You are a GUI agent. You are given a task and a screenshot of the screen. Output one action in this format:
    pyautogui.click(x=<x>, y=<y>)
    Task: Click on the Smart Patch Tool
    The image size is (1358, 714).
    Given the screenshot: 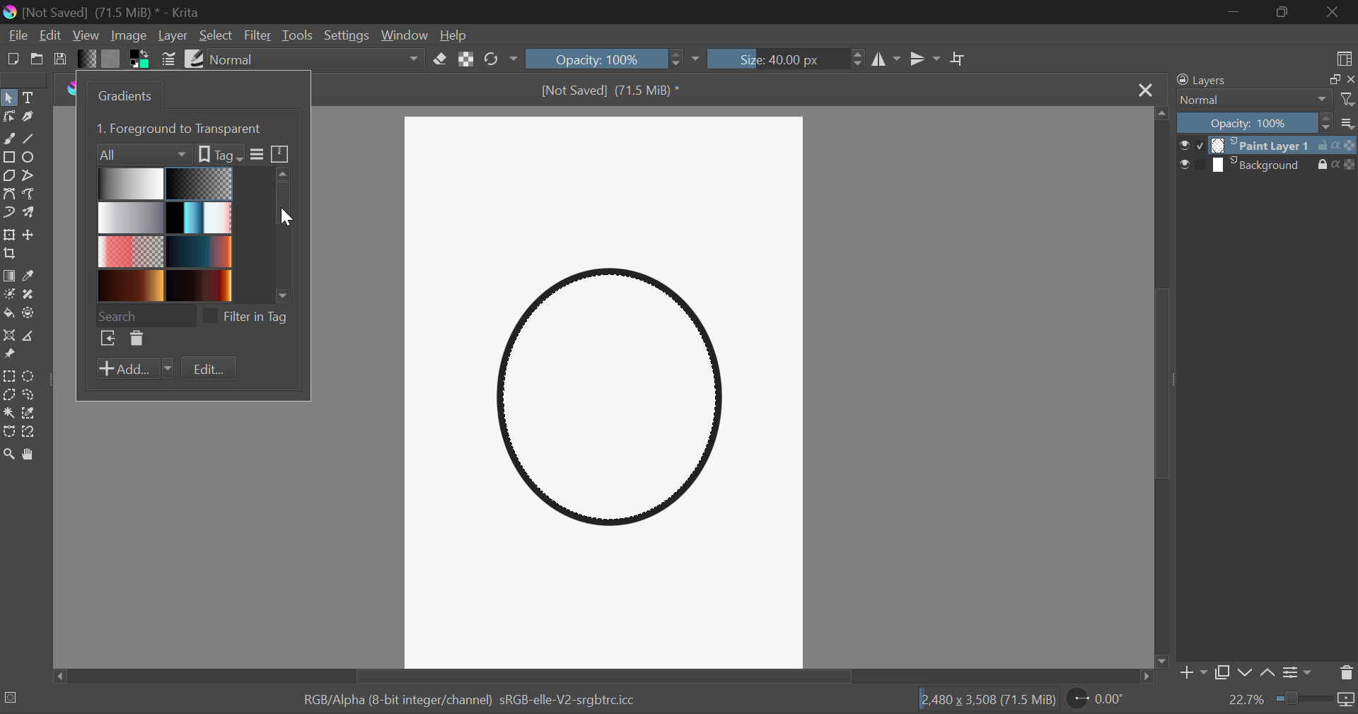 What is the action you would take?
    pyautogui.click(x=32, y=295)
    